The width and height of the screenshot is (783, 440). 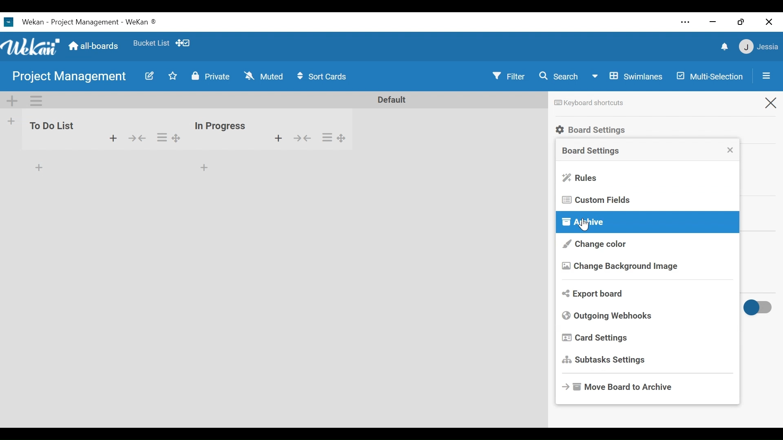 I want to click on Toggle Favorites, so click(x=173, y=76).